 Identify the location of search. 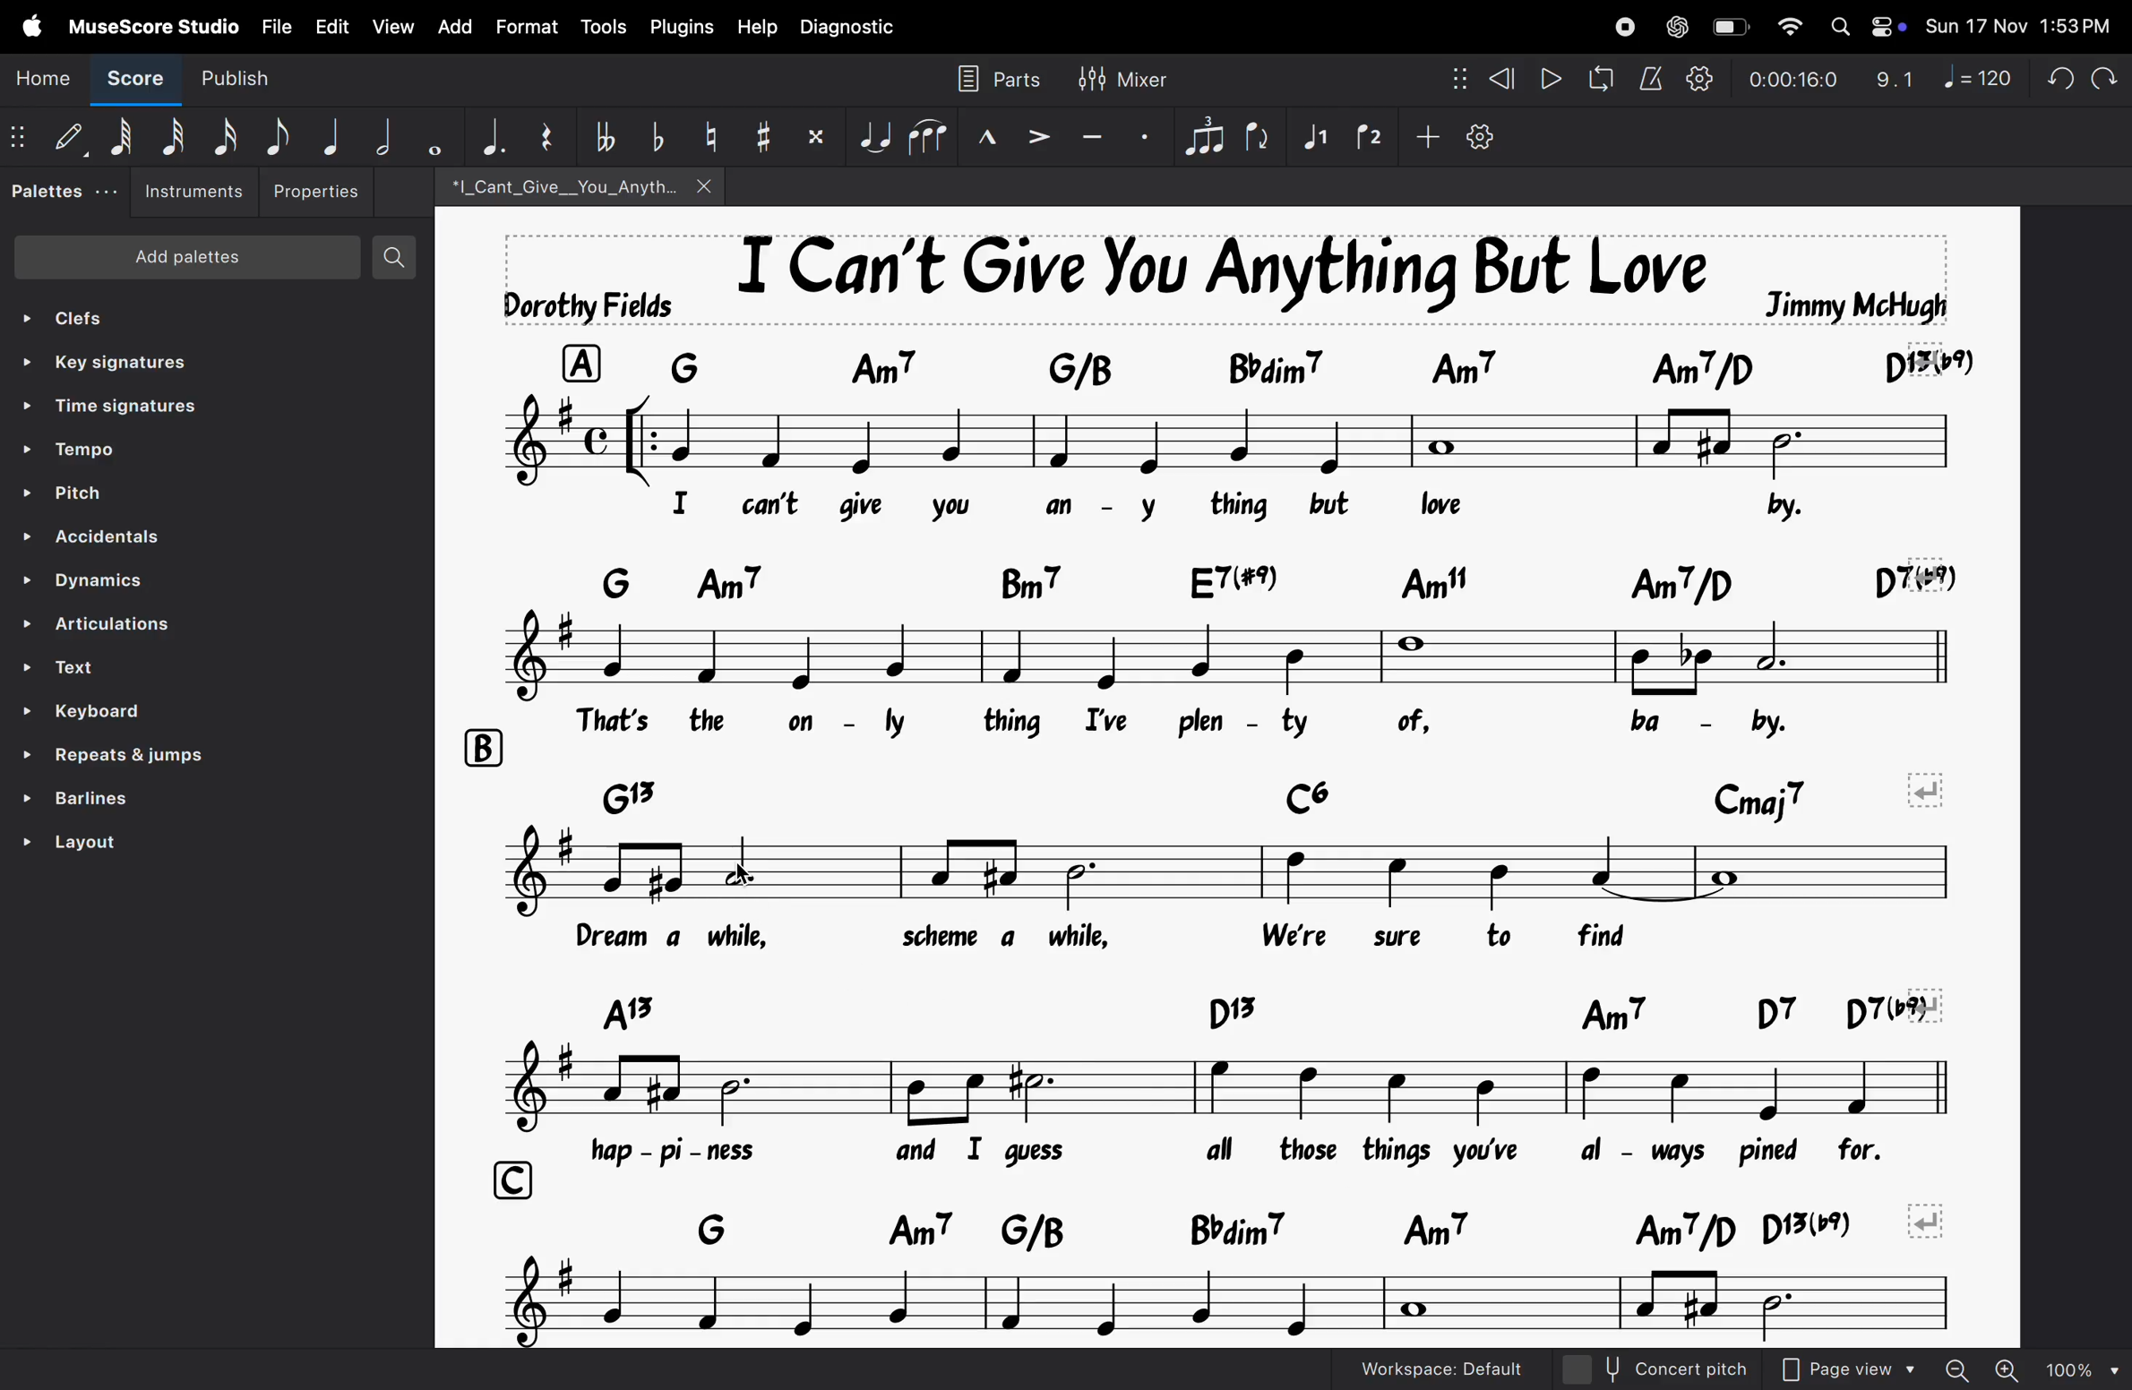
(396, 254).